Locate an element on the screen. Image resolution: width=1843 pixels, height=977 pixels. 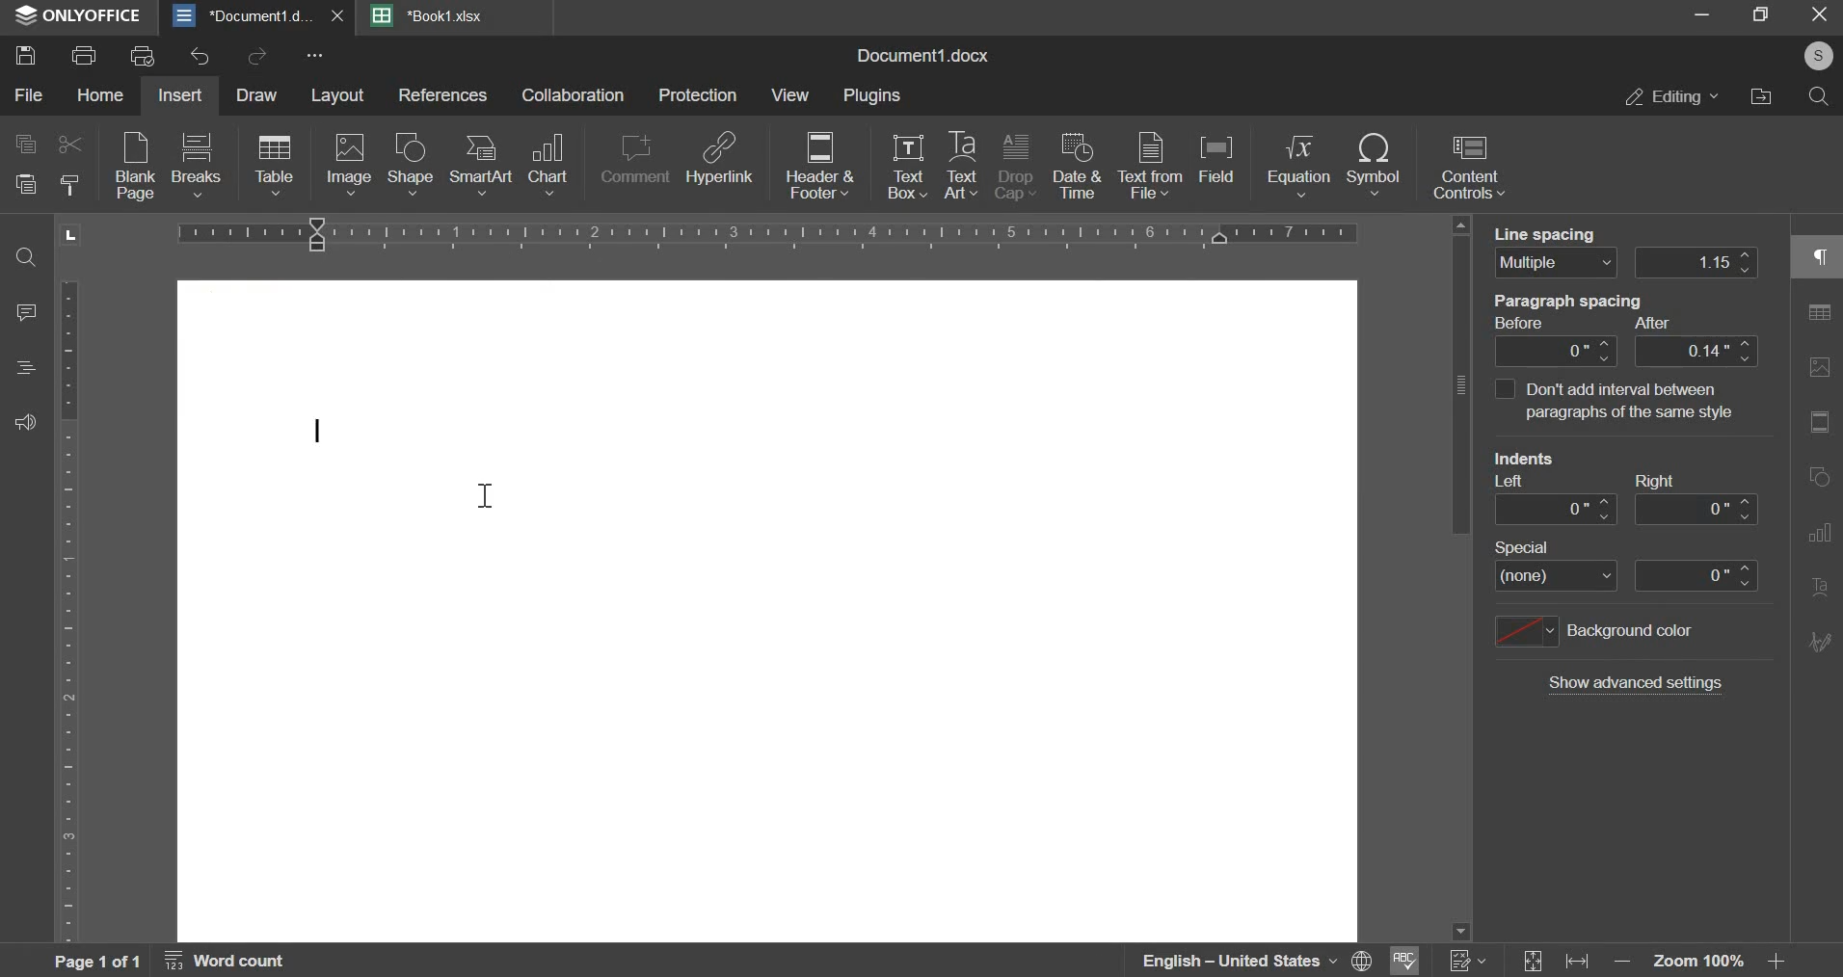
hyperlink is located at coordinates (721, 164).